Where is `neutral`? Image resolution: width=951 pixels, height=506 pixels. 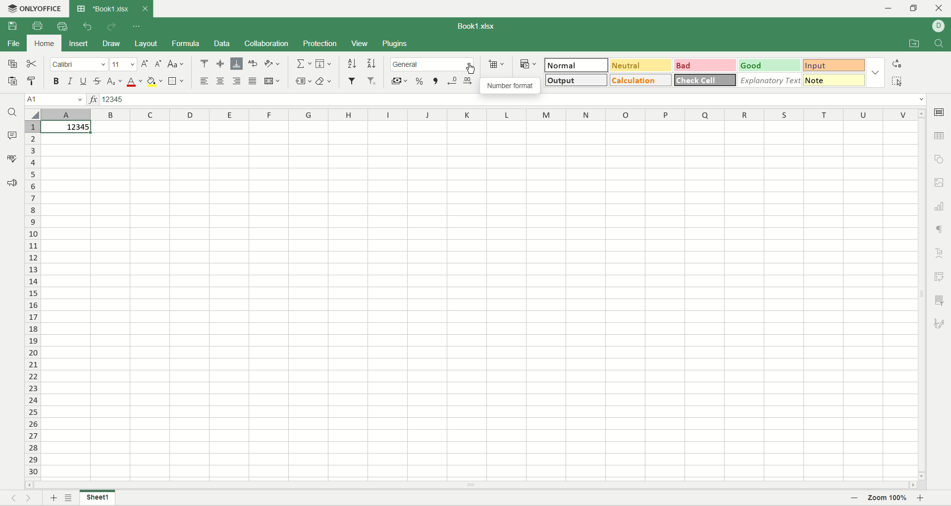 neutral is located at coordinates (642, 66).